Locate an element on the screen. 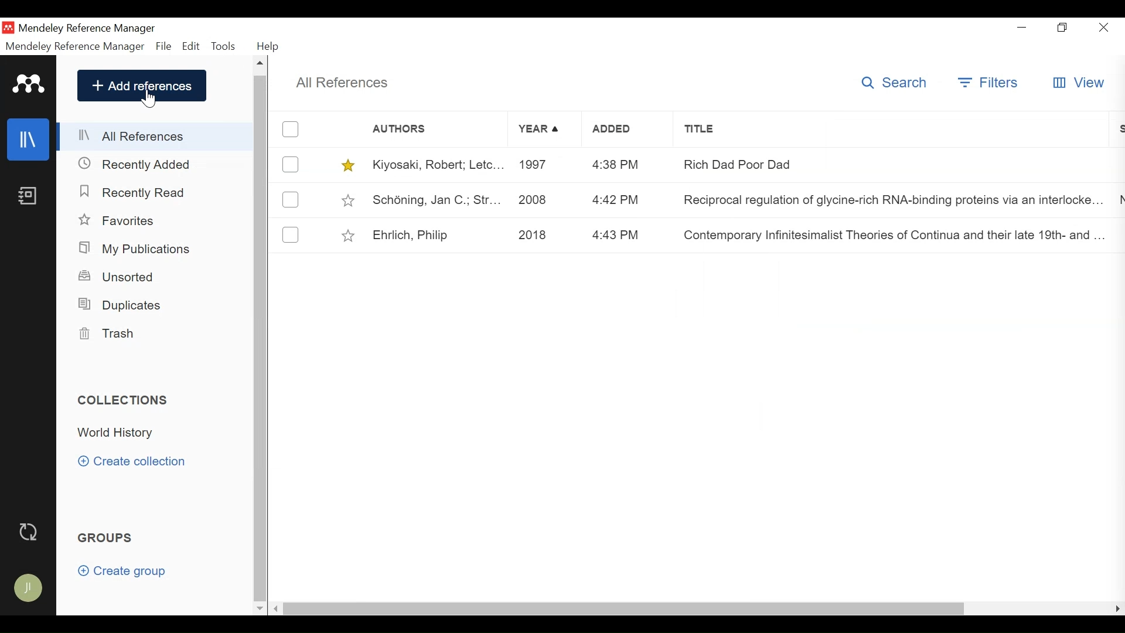 The height and width of the screenshot is (633, 1125). File is located at coordinates (163, 46).